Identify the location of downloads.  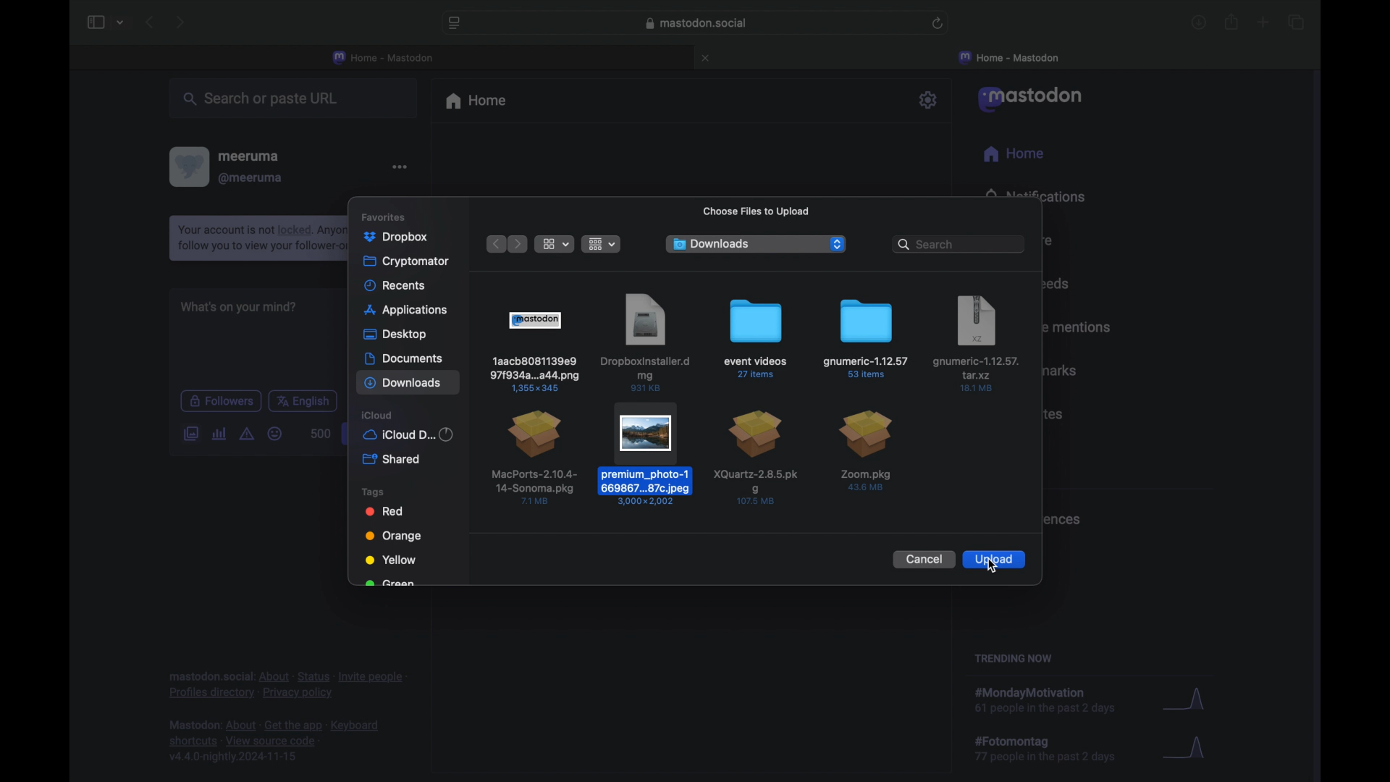
(1199, 24).